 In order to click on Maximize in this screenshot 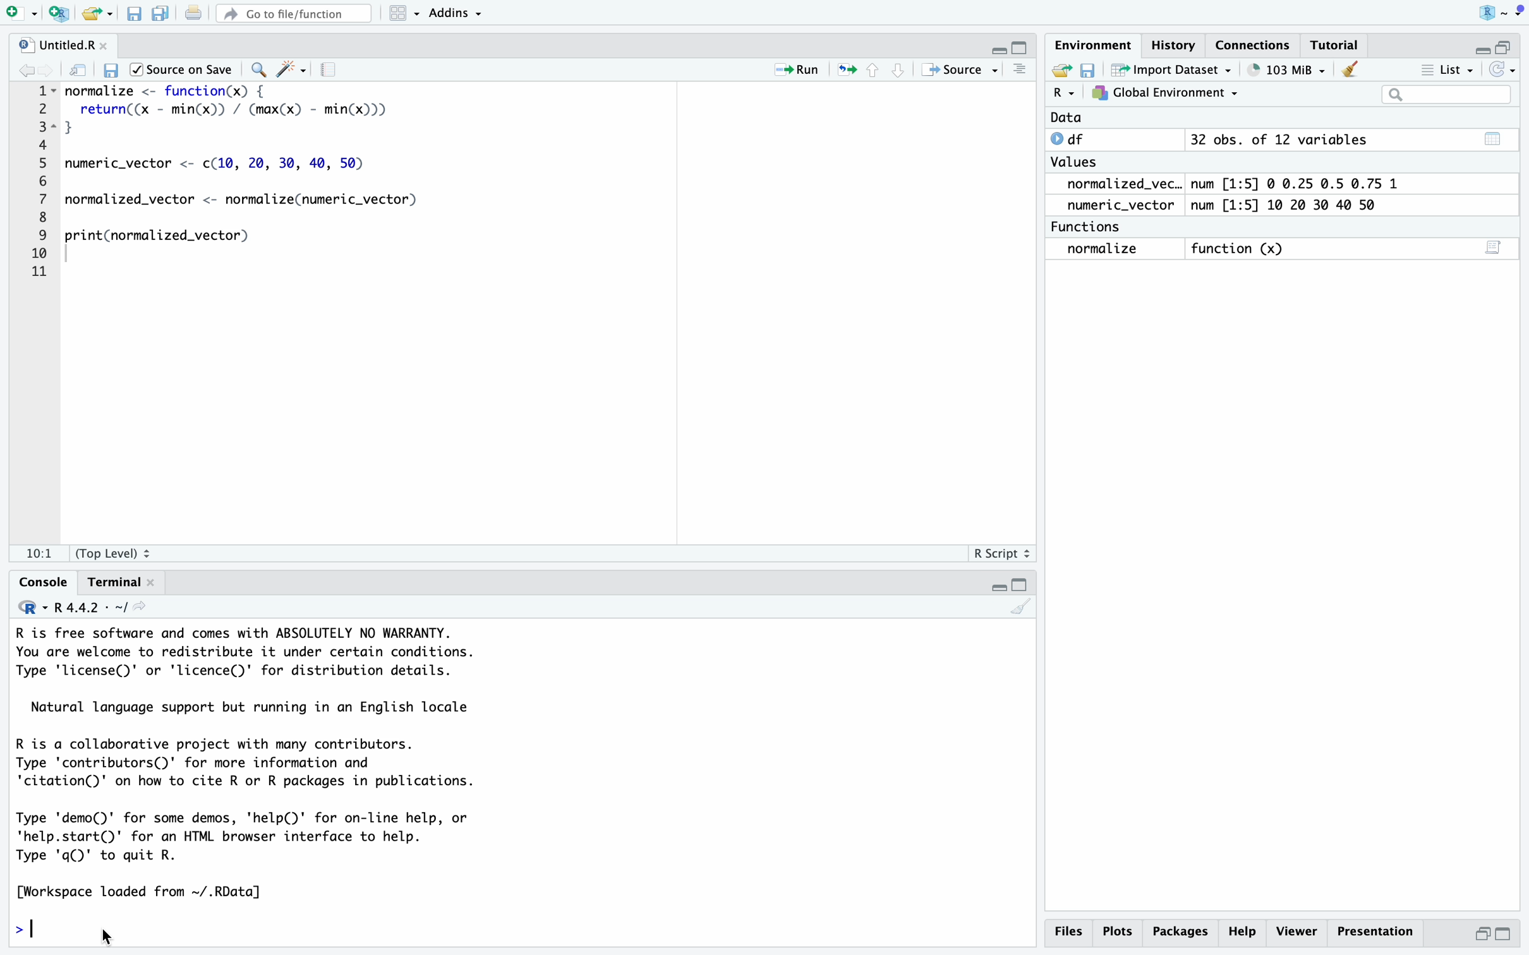, I will do `click(1507, 42)`.